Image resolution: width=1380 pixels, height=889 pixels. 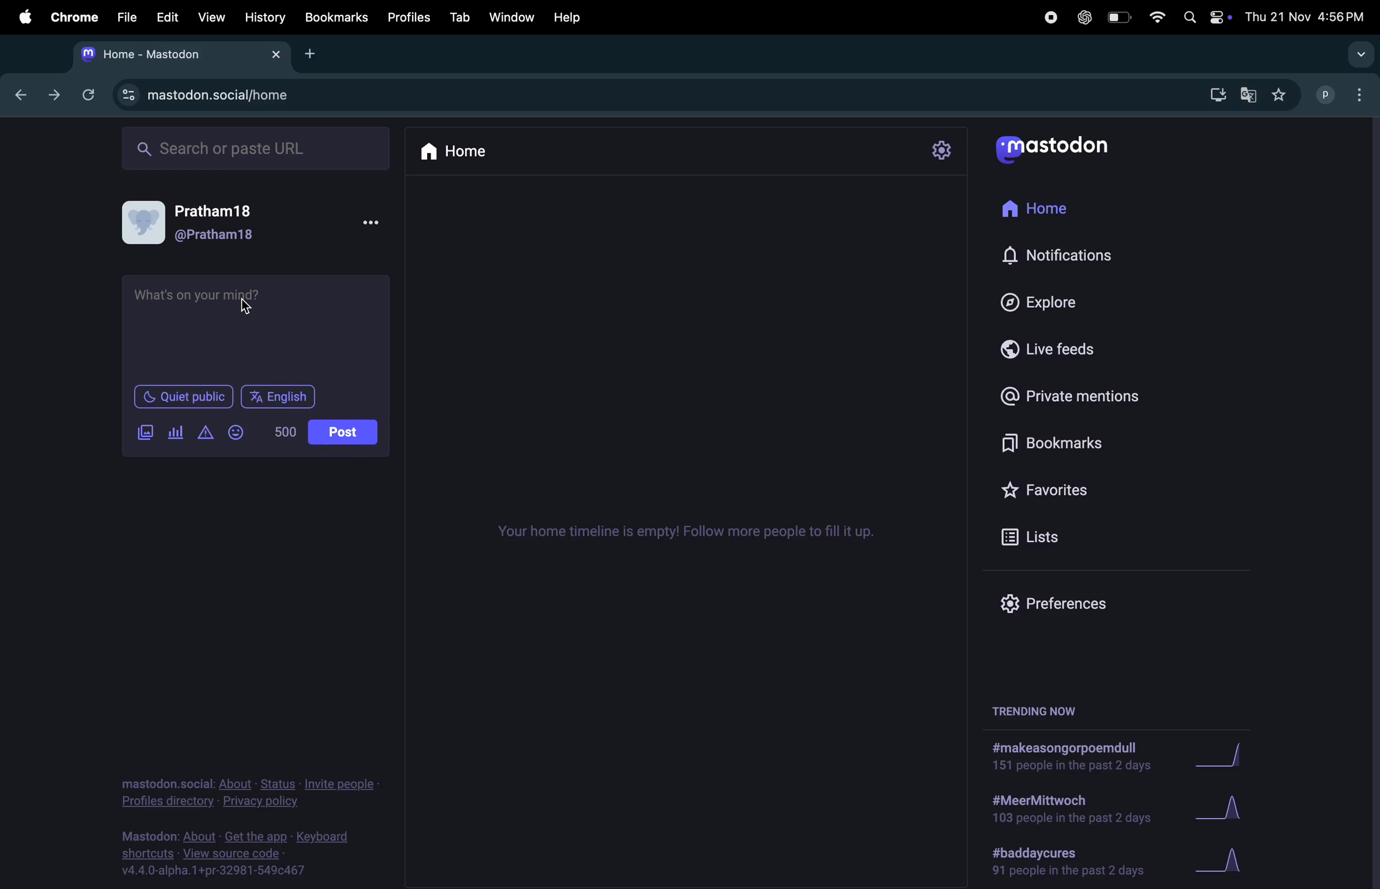 I want to click on wifi, so click(x=1154, y=19).